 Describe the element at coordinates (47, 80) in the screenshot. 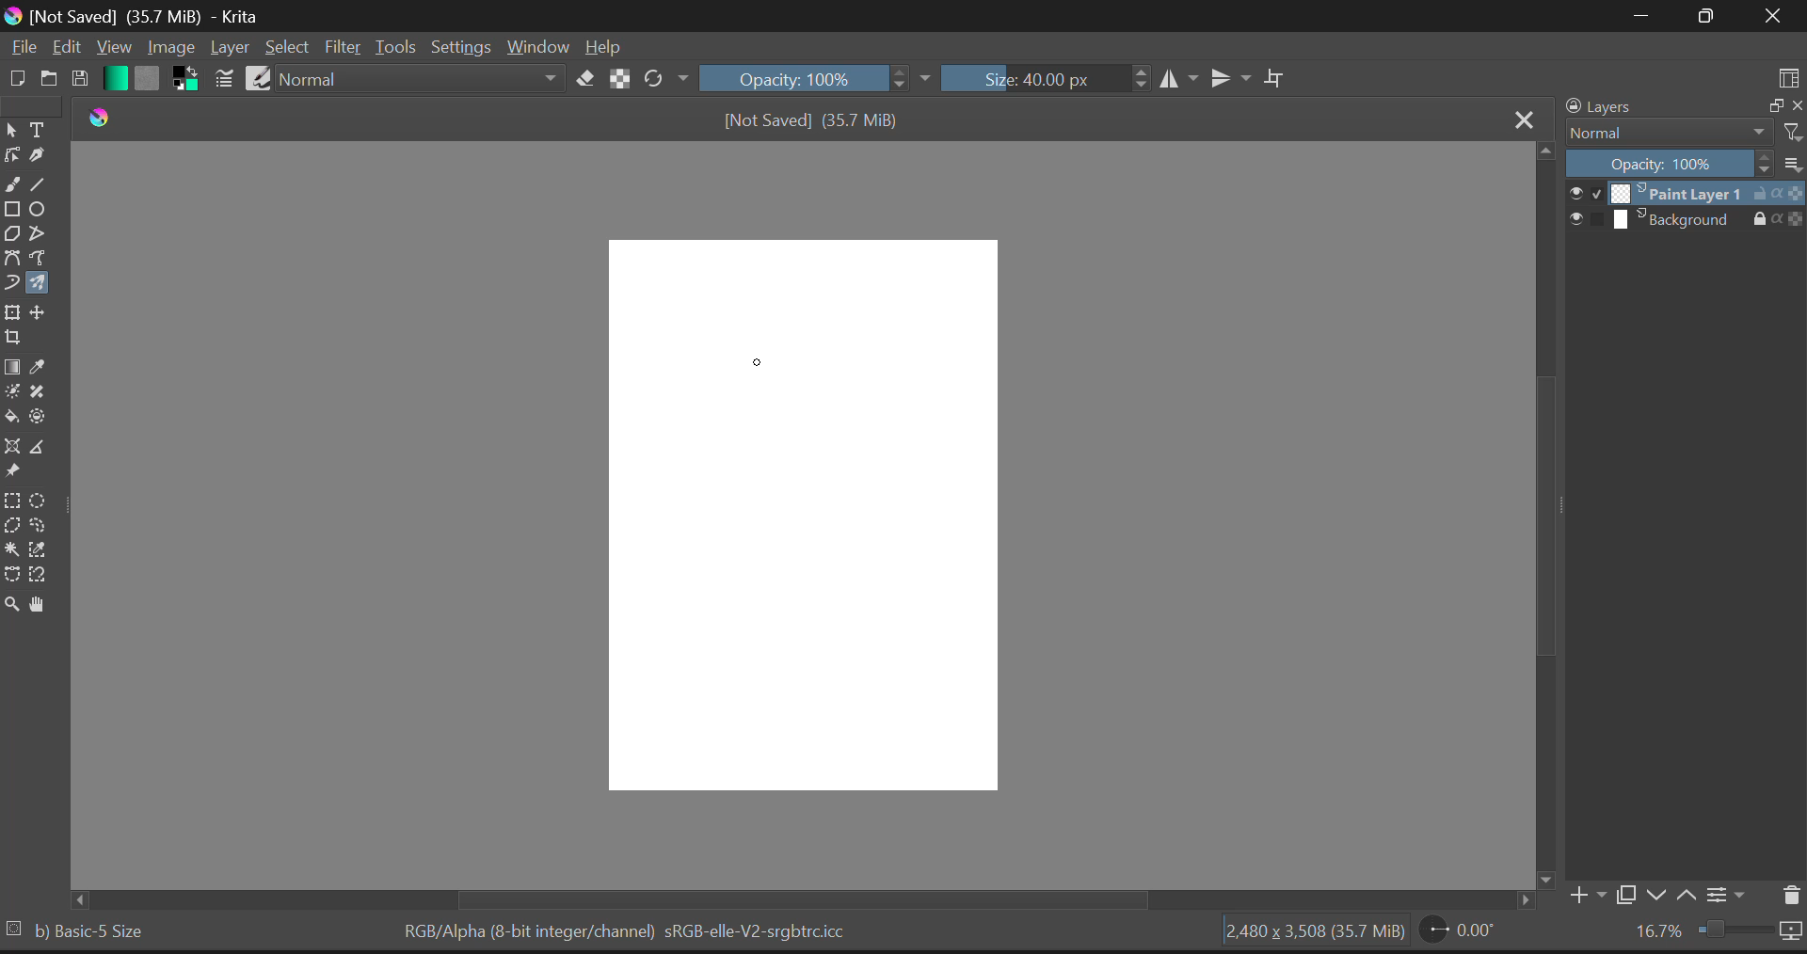

I see `Open` at that location.